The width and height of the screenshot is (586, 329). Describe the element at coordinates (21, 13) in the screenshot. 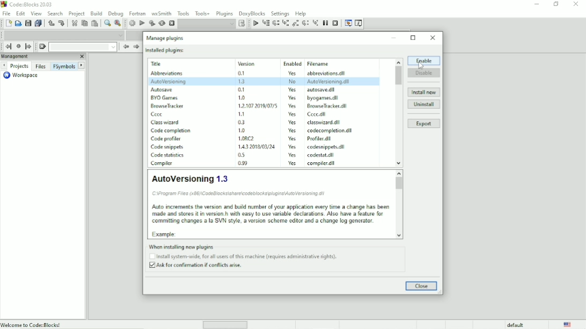

I see `Edit` at that location.